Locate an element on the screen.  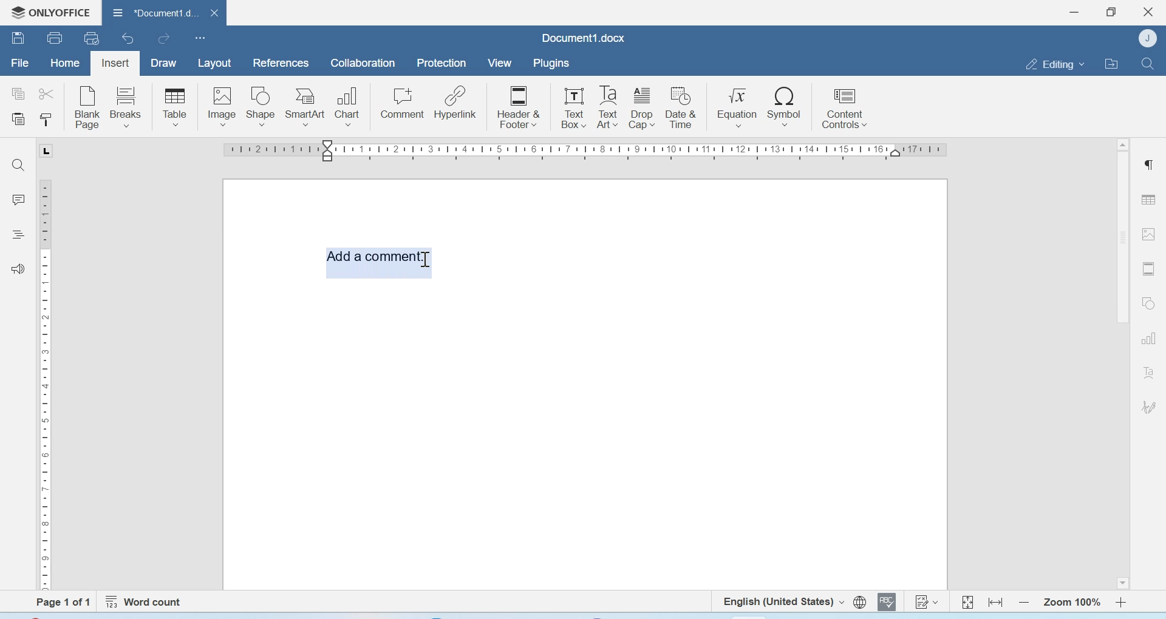
Insert is located at coordinates (115, 64).